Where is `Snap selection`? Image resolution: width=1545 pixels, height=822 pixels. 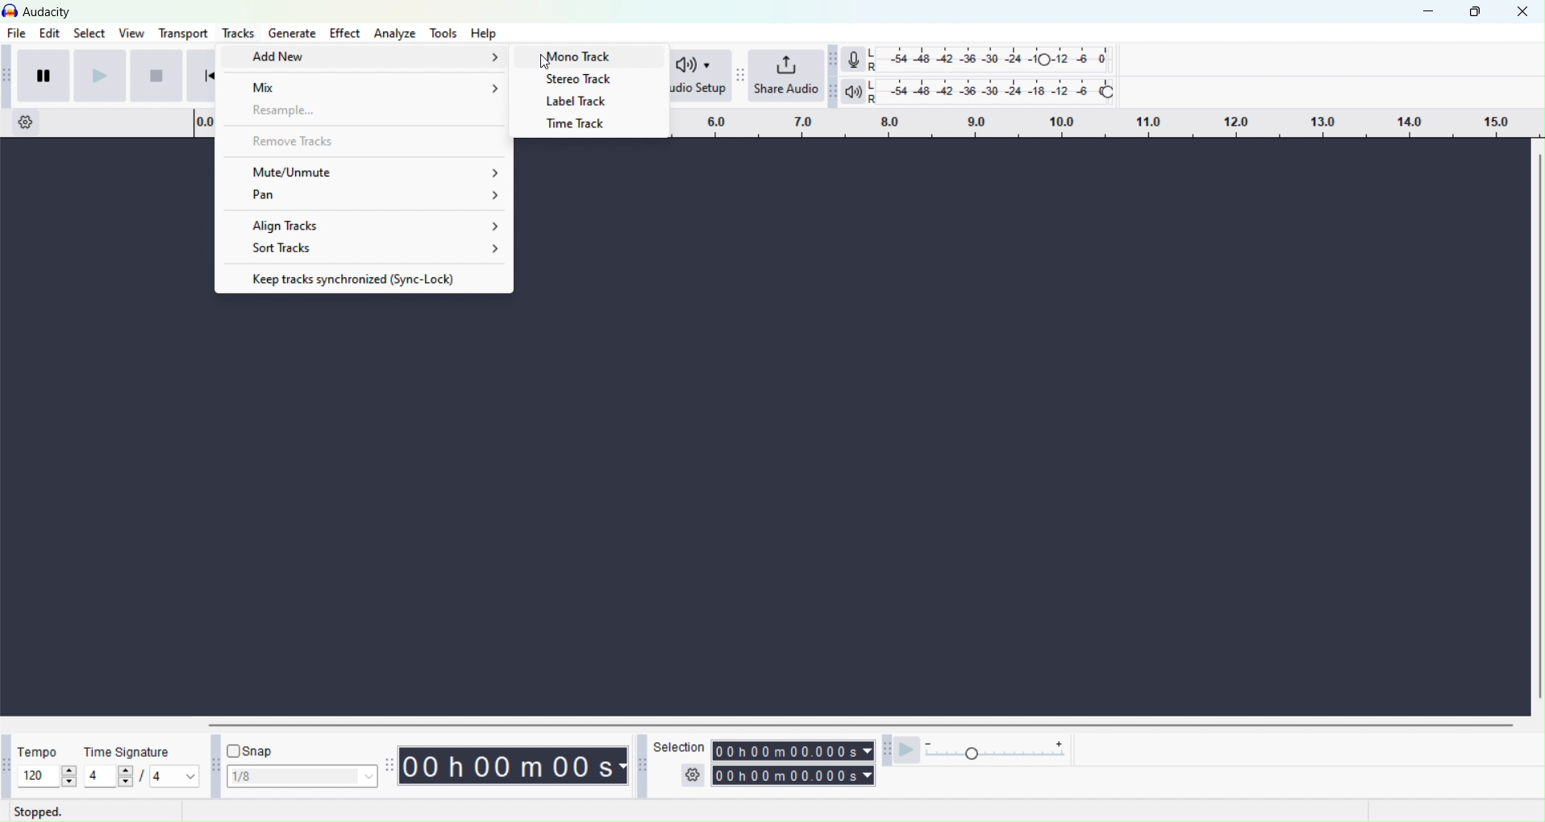
Snap selection is located at coordinates (301, 777).